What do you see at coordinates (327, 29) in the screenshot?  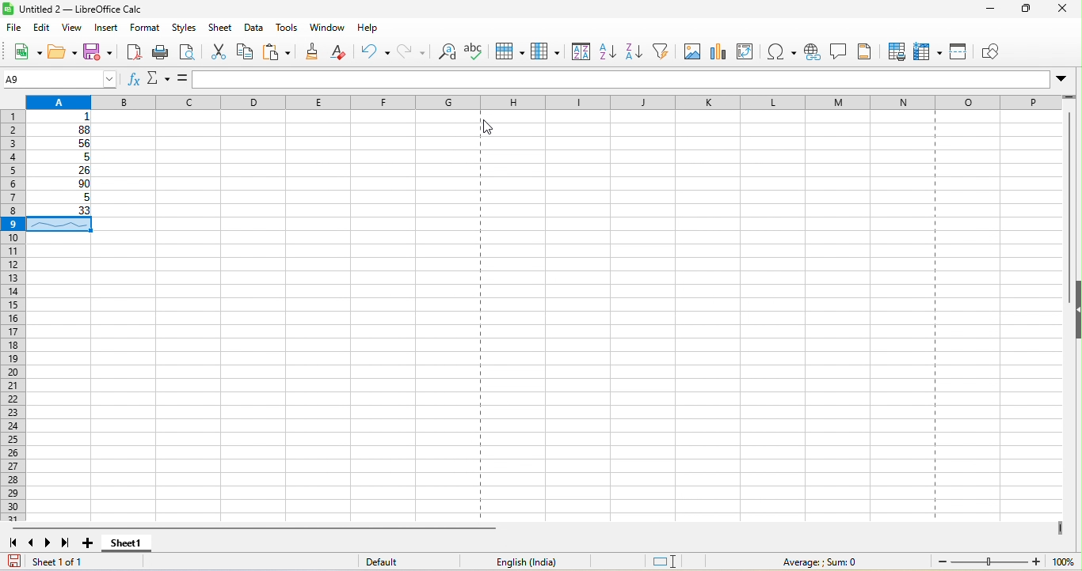 I see `window` at bounding box center [327, 29].